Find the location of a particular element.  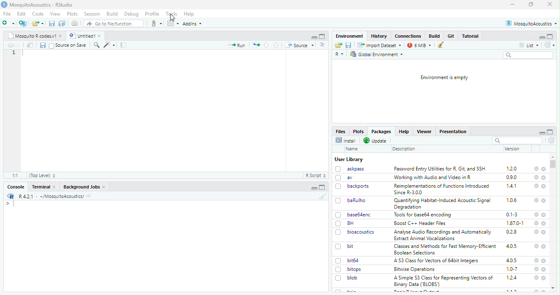

maximise is located at coordinates (550, 132).